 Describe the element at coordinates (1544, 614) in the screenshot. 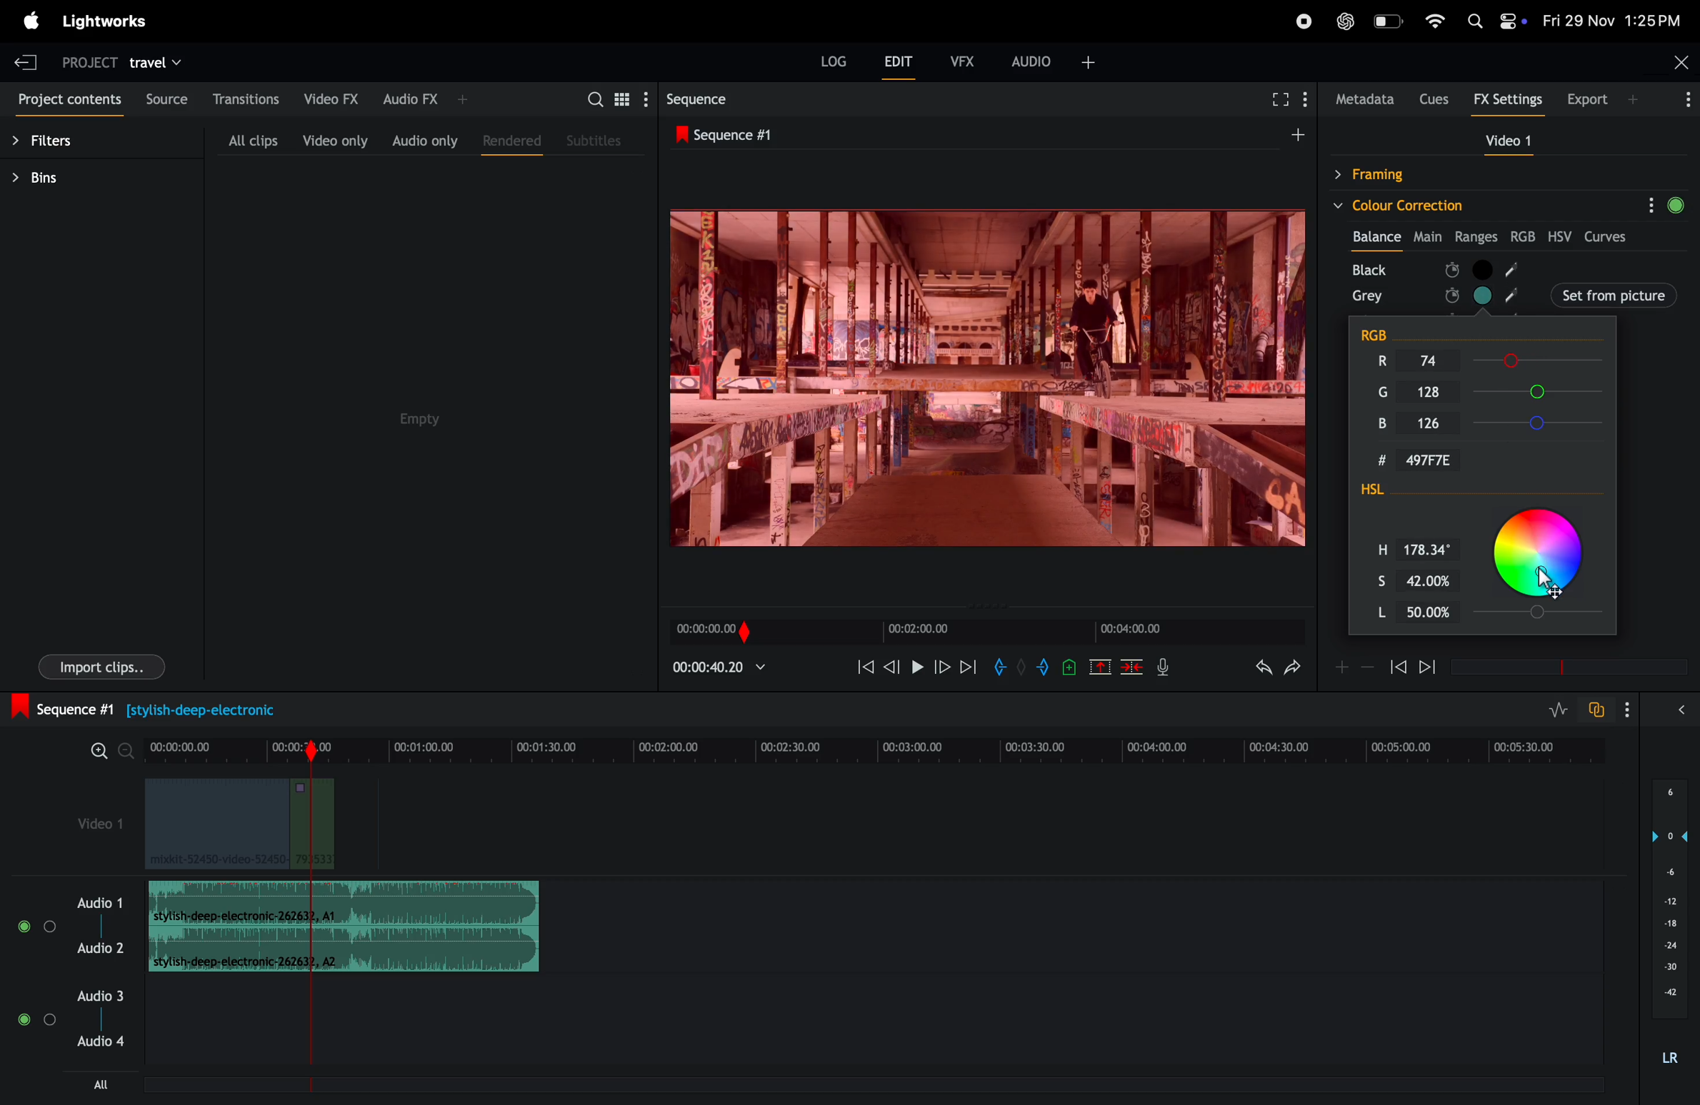

I see `Slider` at that location.